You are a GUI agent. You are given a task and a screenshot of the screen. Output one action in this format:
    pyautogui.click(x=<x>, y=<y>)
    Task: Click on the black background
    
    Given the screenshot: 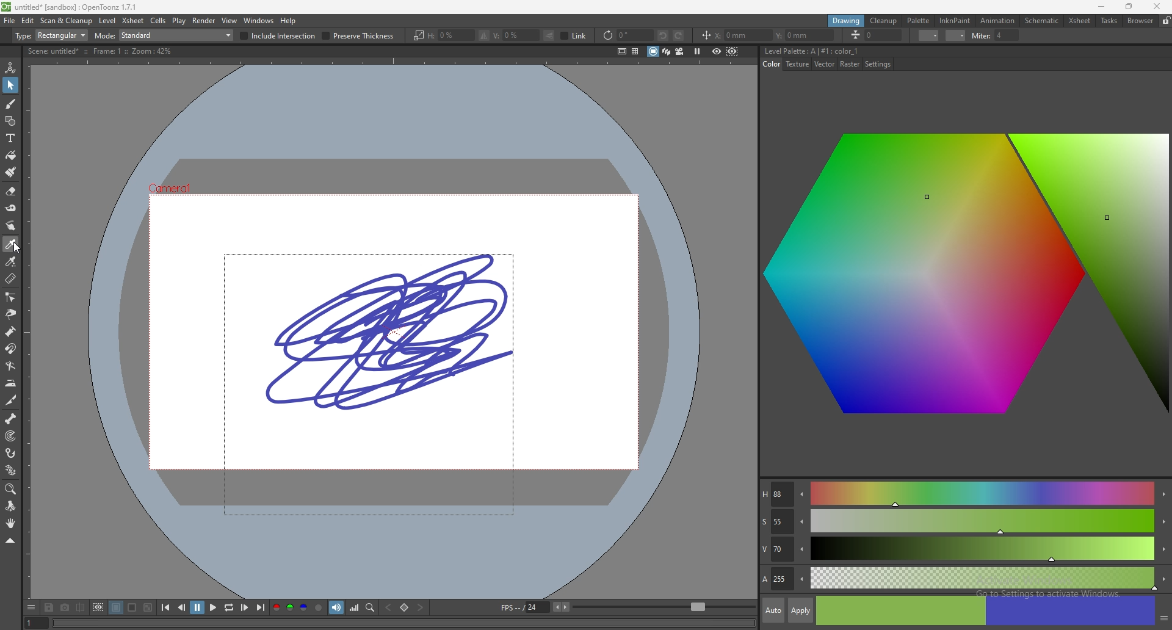 What is the action you would take?
    pyautogui.click(x=117, y=607)
    